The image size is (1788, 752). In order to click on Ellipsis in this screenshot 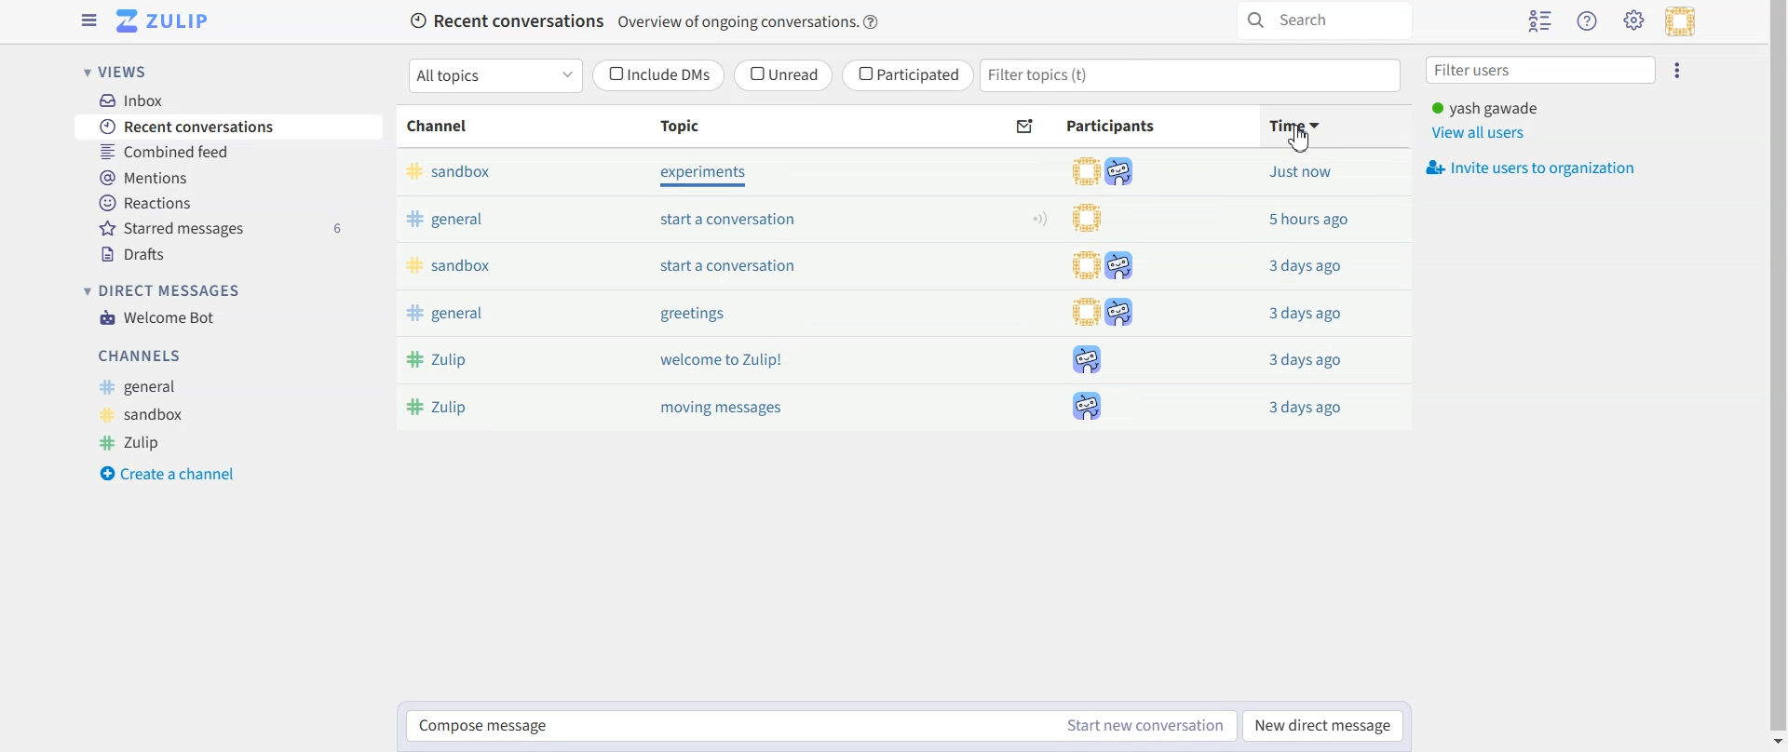, I will do `click(1678, 69)`.